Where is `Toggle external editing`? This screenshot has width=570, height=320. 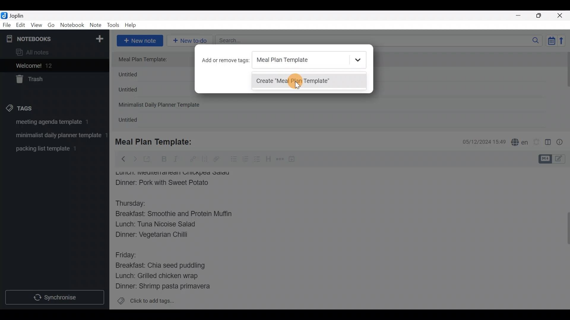 Toggle external editing is located at coordinates (149, 159).